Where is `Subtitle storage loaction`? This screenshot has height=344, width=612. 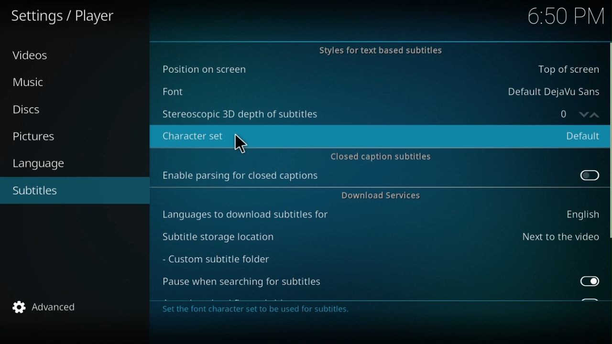
Subtitle storage loaction is located at coordinates (380, 237).